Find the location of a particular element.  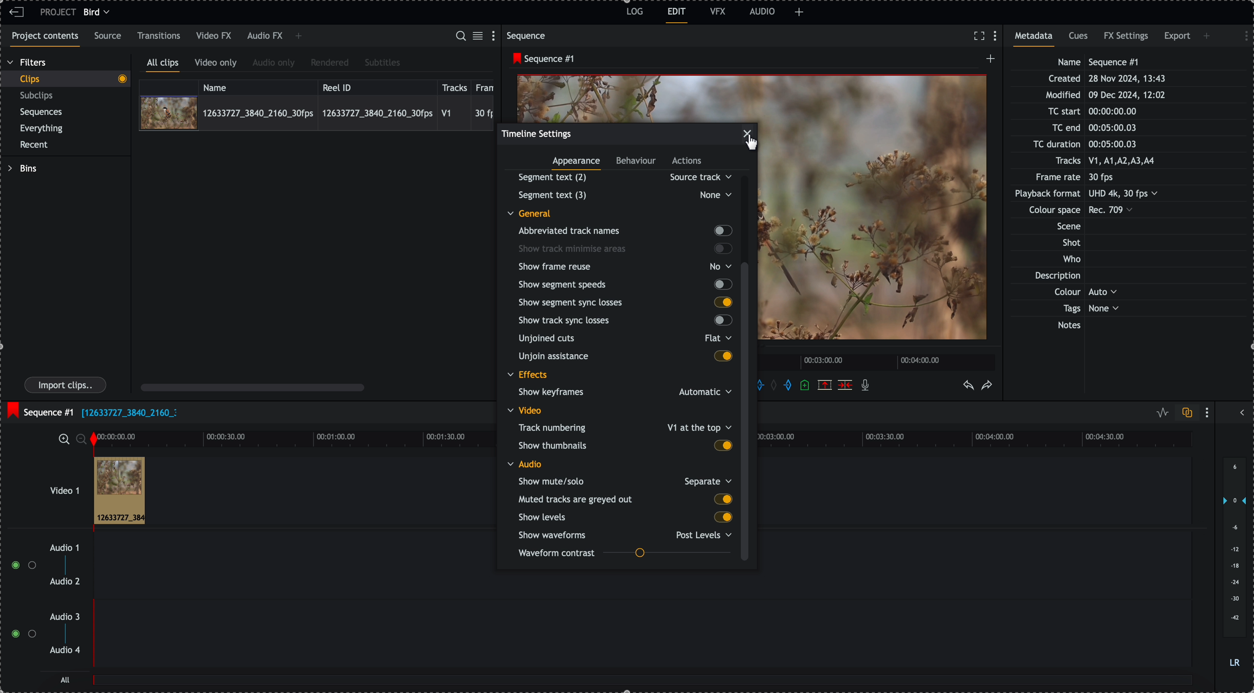

add panel is located at coordinates (298, 37).